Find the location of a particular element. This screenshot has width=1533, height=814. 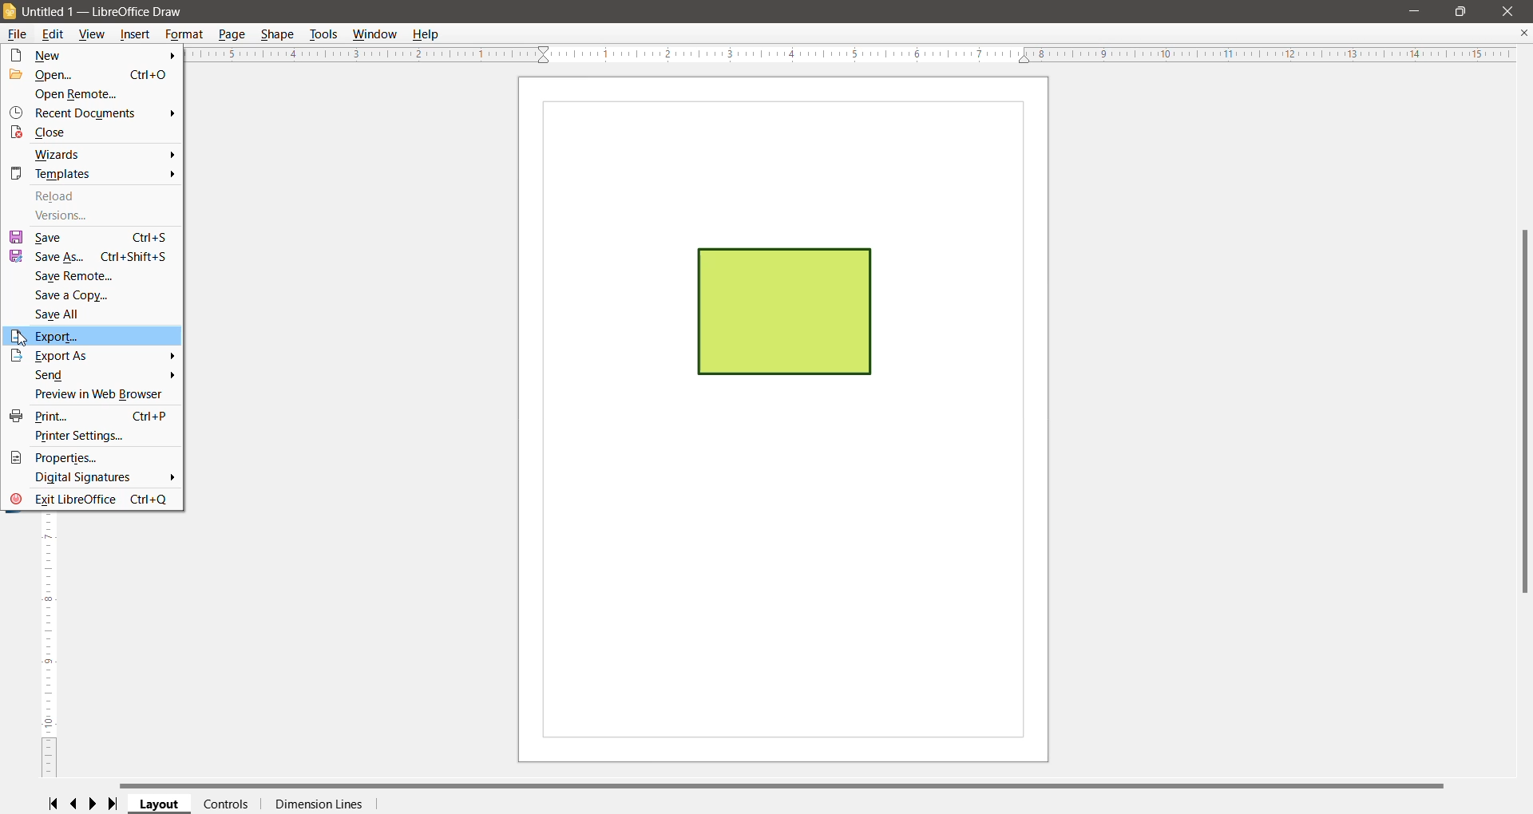

Printer Settings is located at coordinates (81, 436).